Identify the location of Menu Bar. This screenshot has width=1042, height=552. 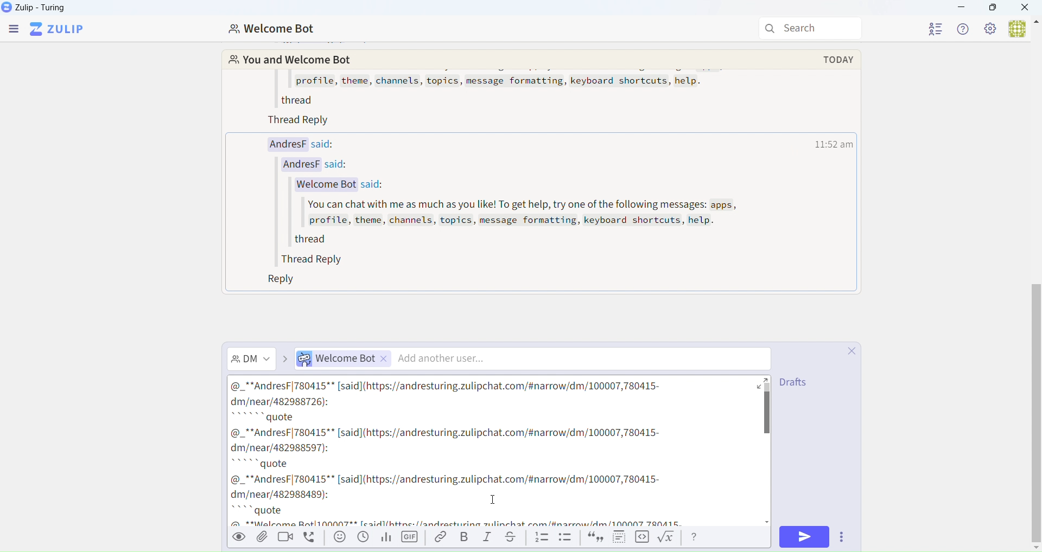
(14, 31).